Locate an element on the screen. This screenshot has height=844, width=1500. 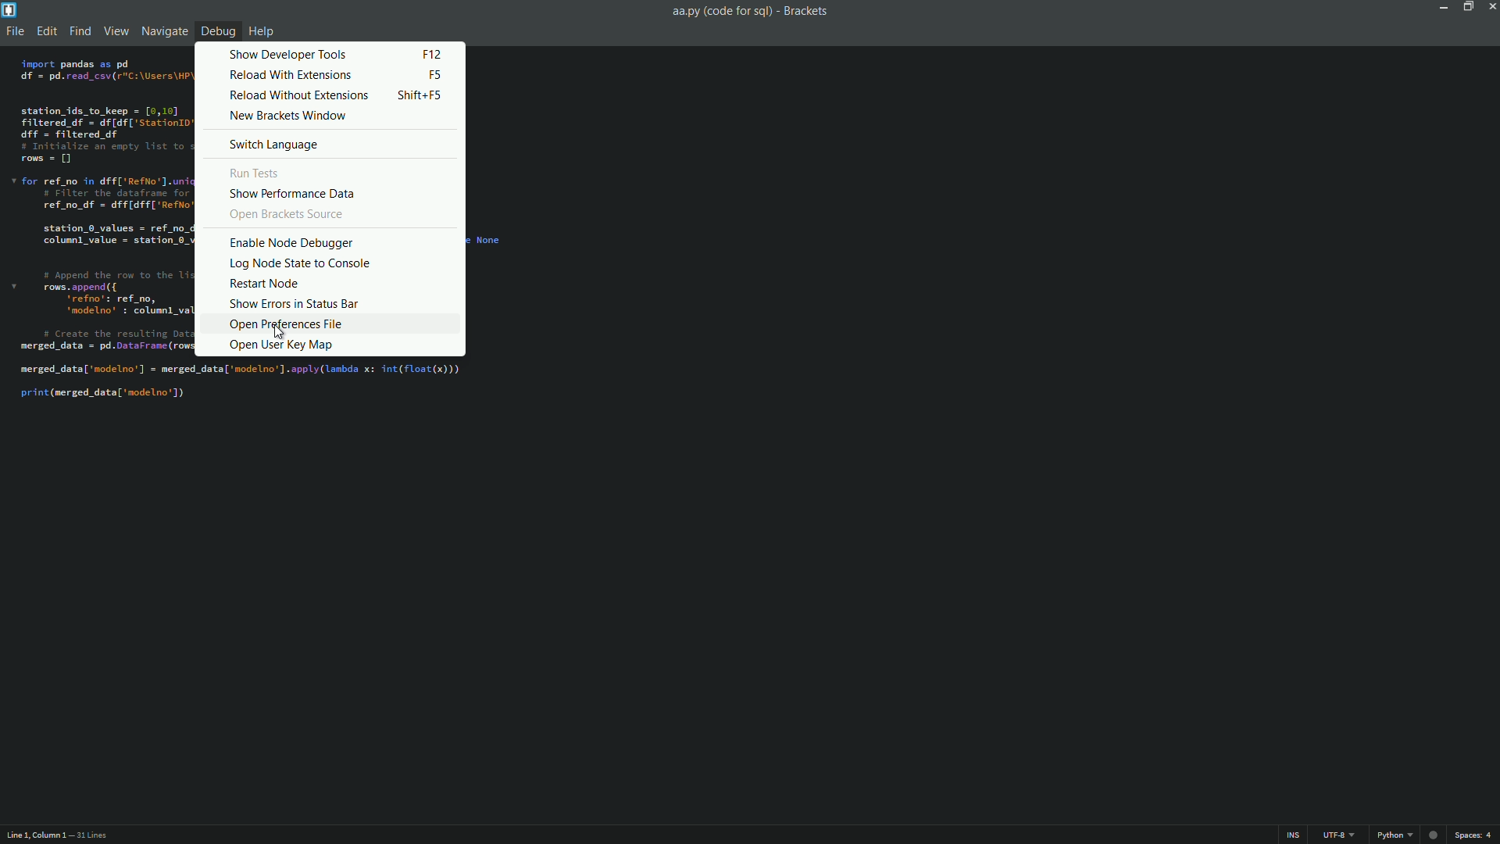
keyboard shortcut is located at coordinates (434, 74).